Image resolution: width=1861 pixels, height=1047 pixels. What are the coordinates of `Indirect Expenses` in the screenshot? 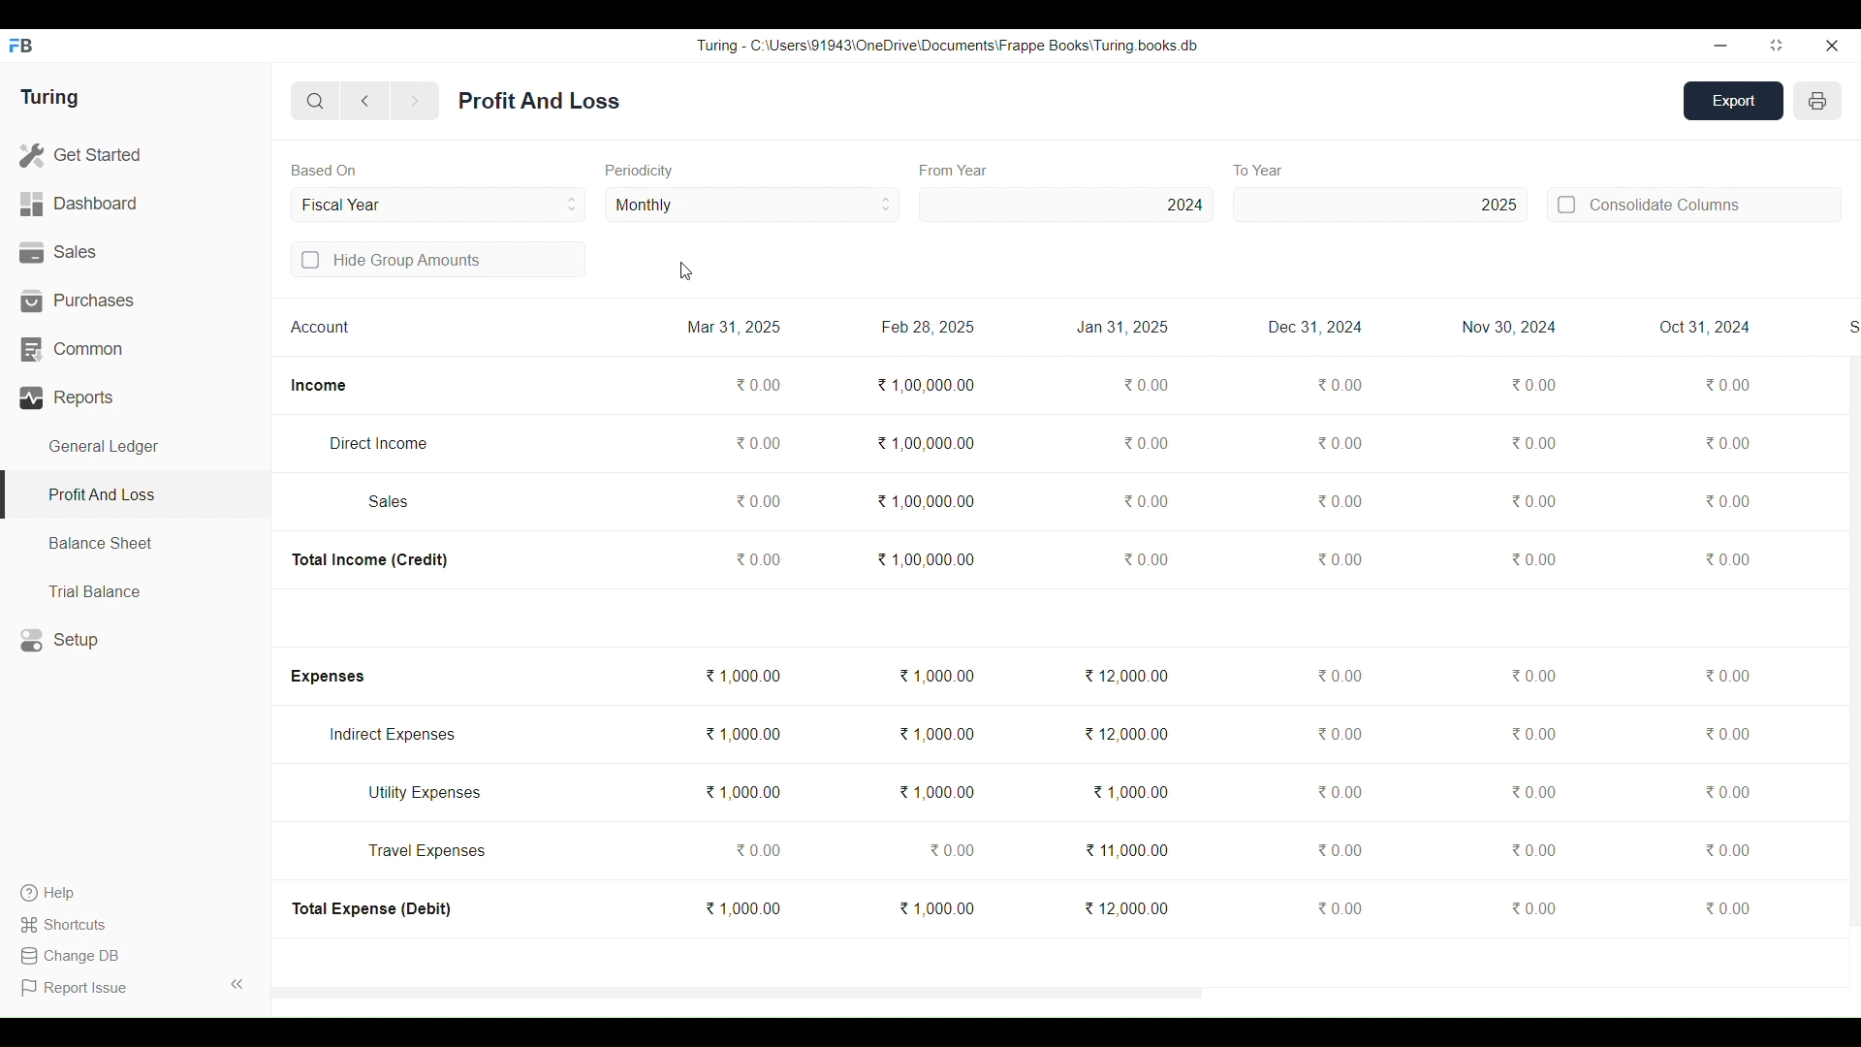 It's located at (393, 735).